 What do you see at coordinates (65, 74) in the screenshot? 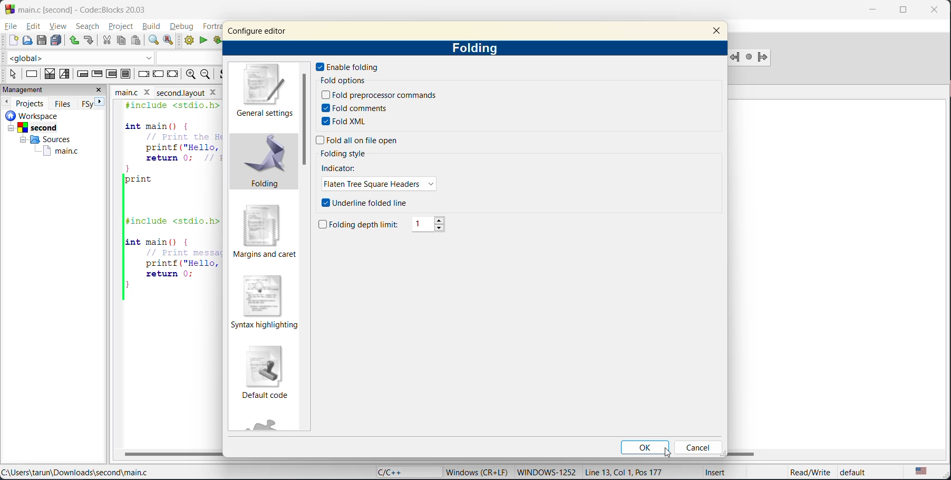
I see `selection` at bounding box center [65, 74].